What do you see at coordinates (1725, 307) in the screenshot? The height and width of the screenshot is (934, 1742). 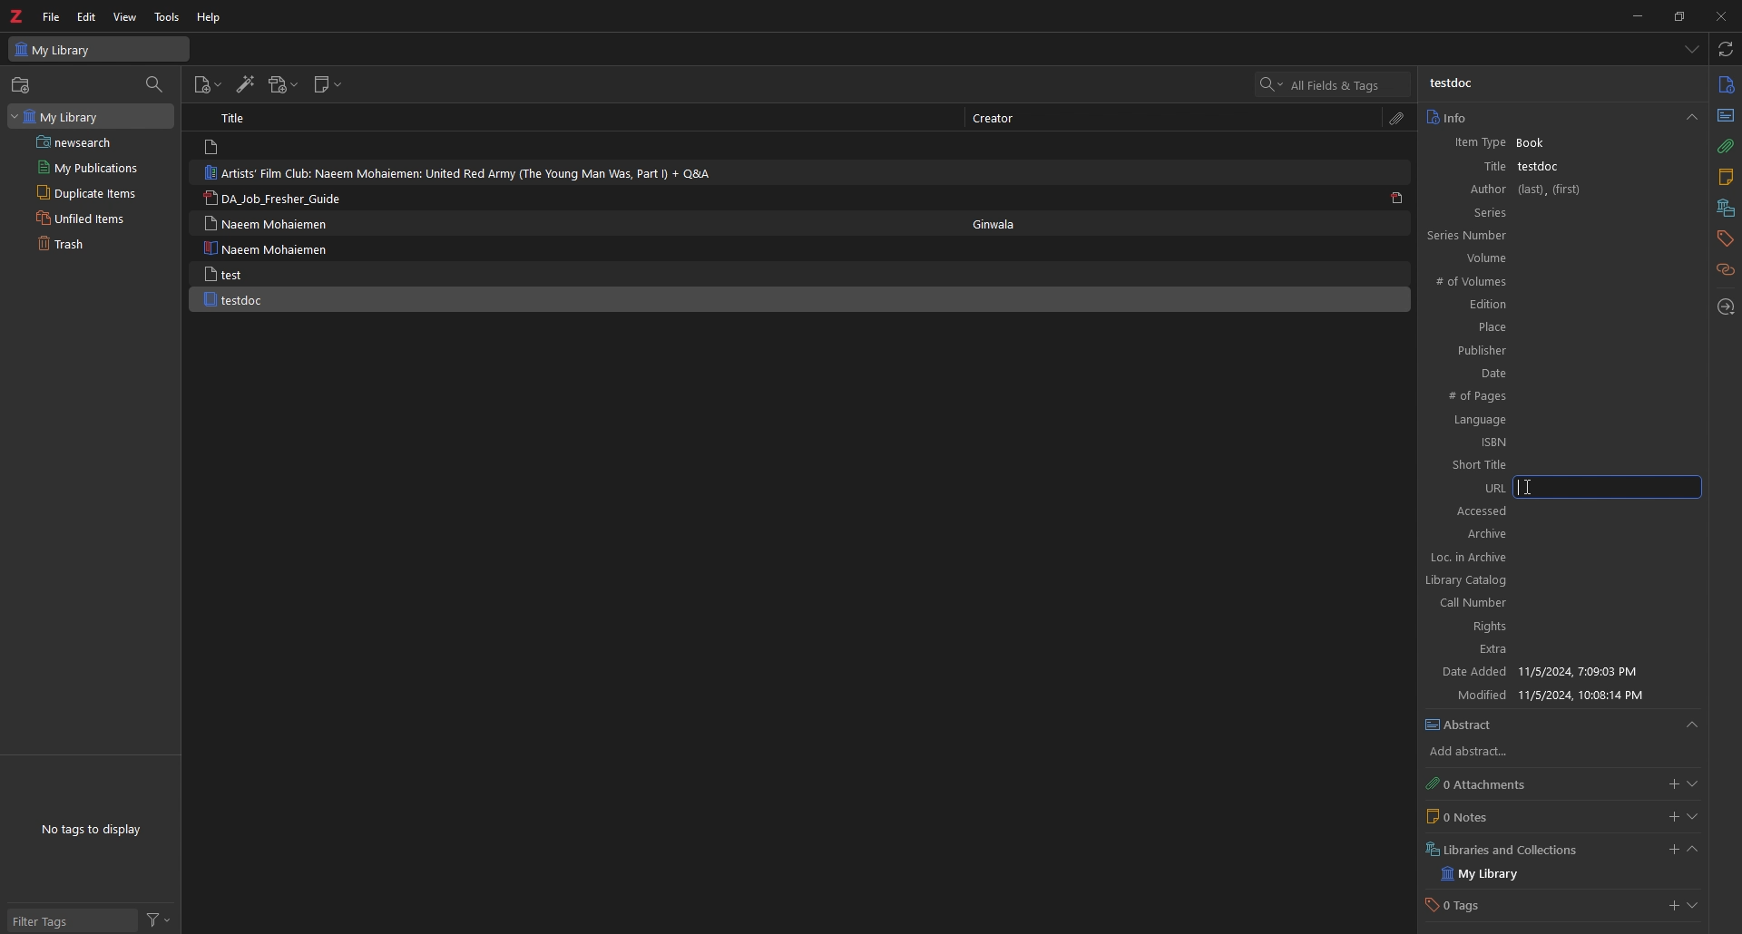 I see `locate` at bounding box center [1725, 307].